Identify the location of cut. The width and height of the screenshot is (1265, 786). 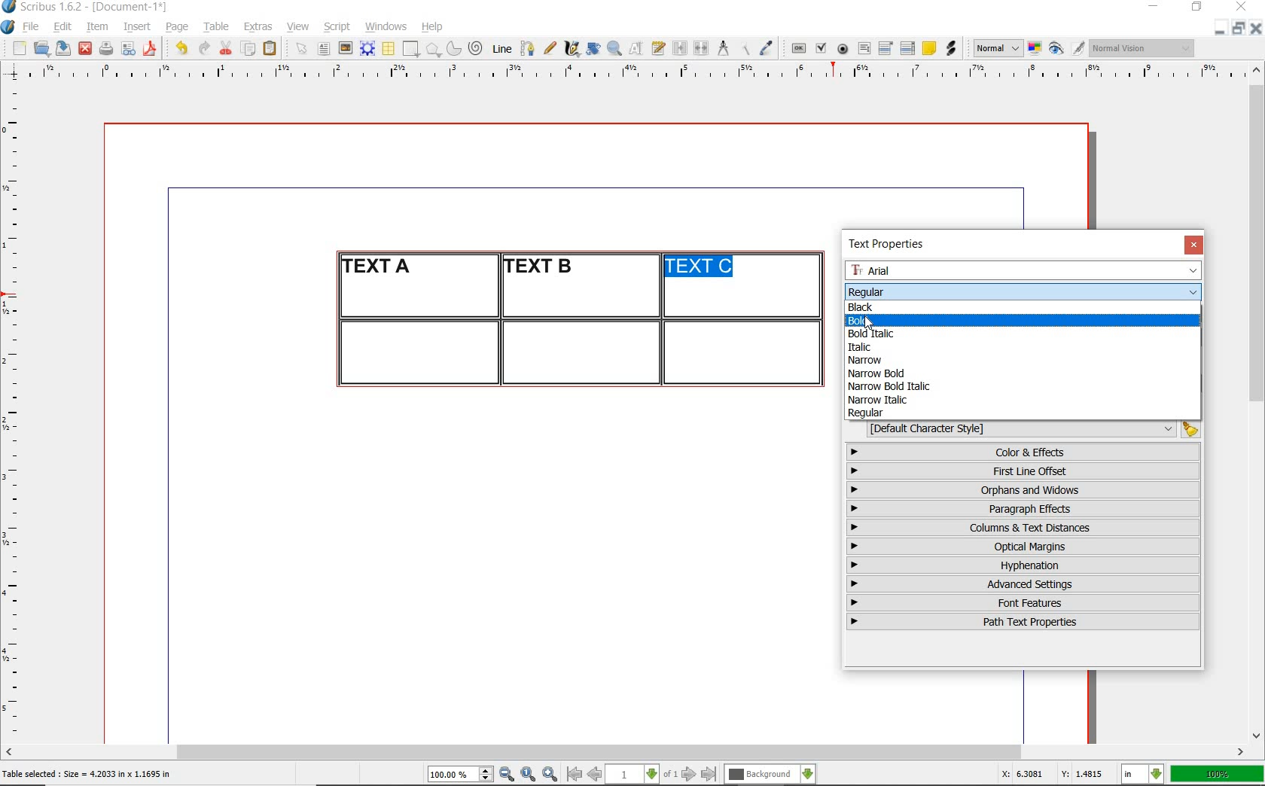
(226, 47).